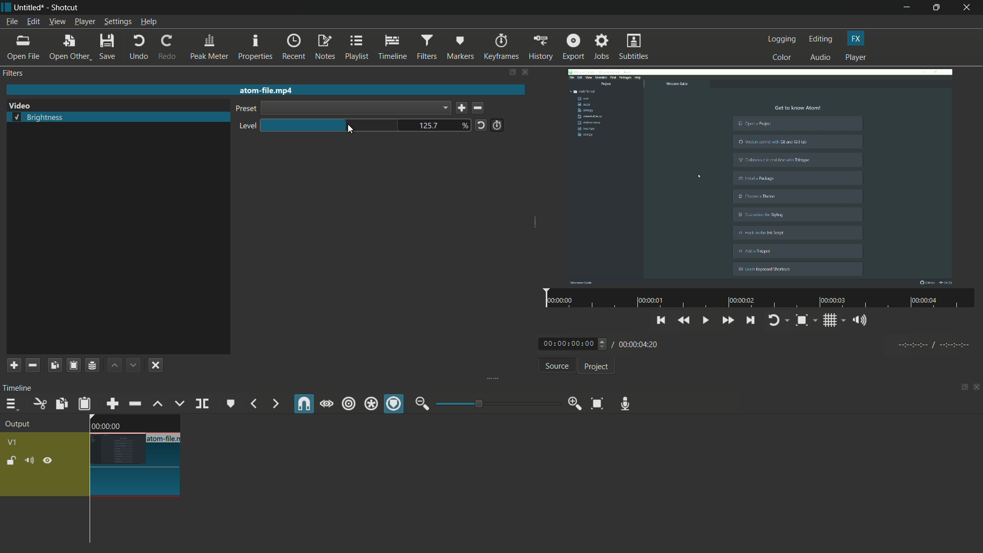  I want to click on snap, so click(305, 404).